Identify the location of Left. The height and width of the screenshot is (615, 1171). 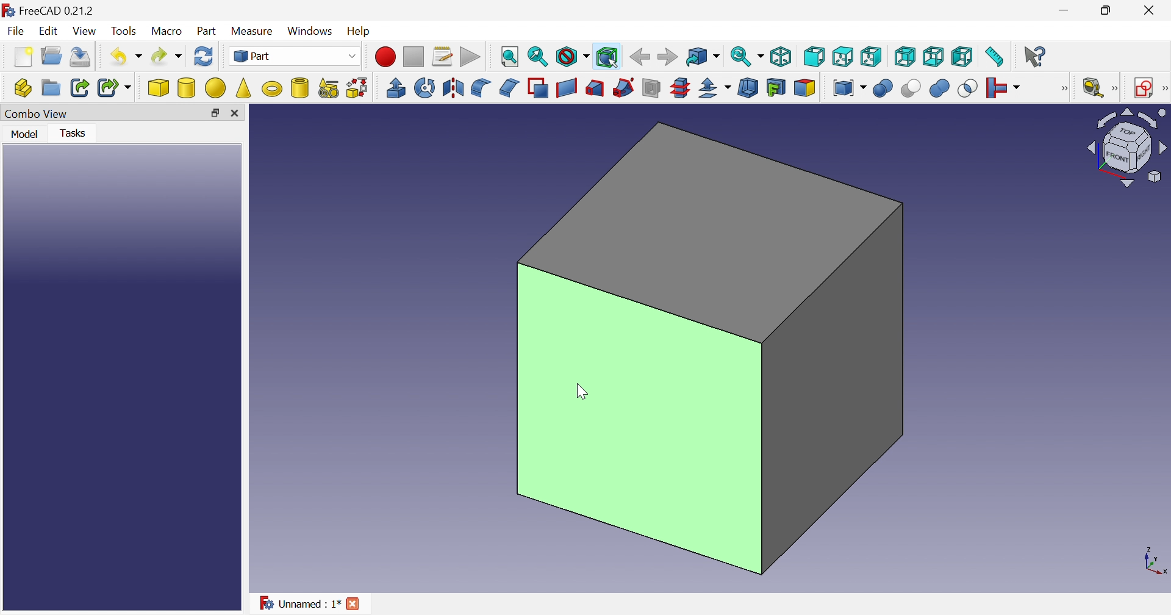
(963, 57).